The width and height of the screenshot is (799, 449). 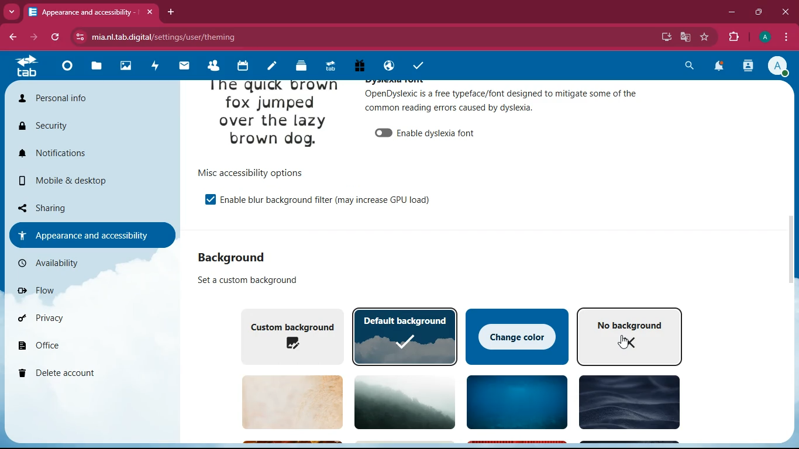 I want to click on notes, so click(x=268, y=67).